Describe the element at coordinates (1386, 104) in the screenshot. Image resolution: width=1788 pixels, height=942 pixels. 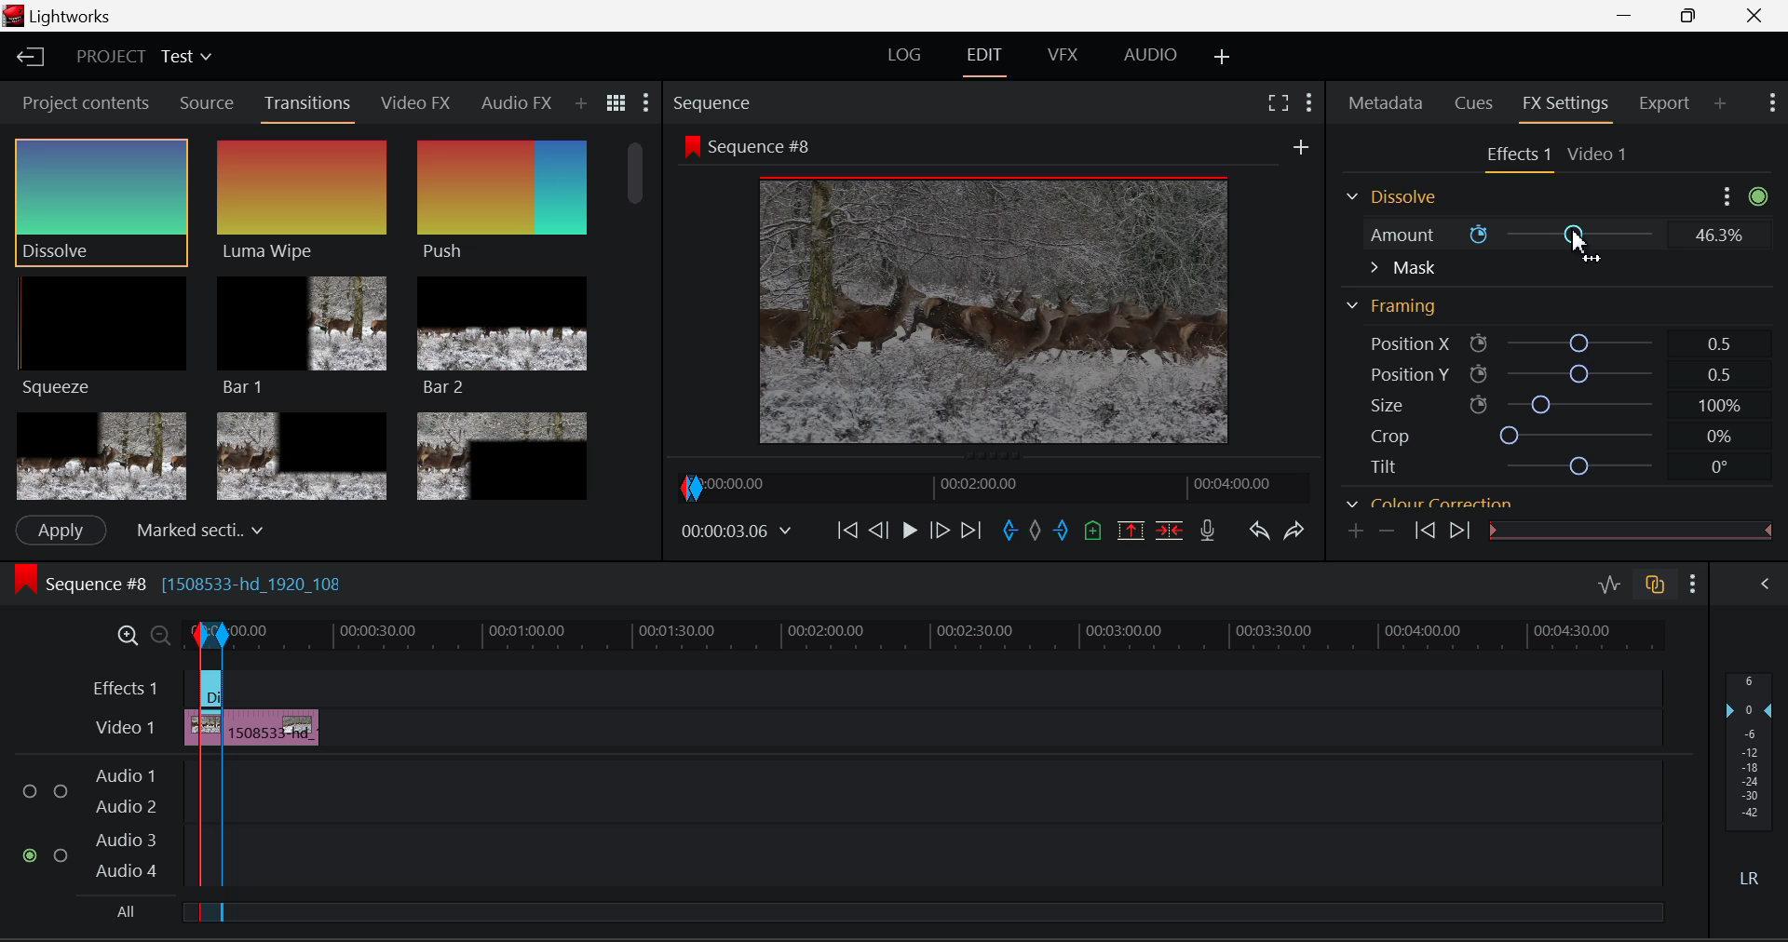
I see `Metadata` at that location.